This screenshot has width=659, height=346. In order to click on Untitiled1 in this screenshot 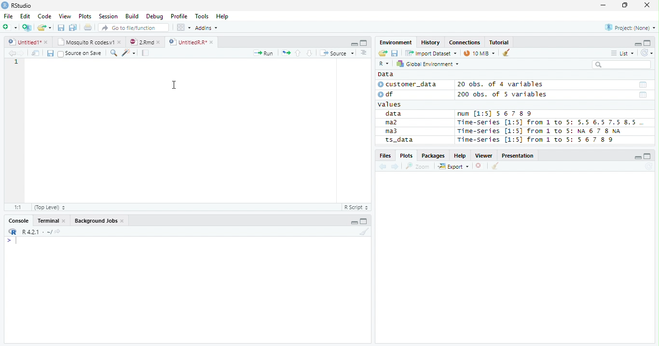, I will do `click(27, 42)`.